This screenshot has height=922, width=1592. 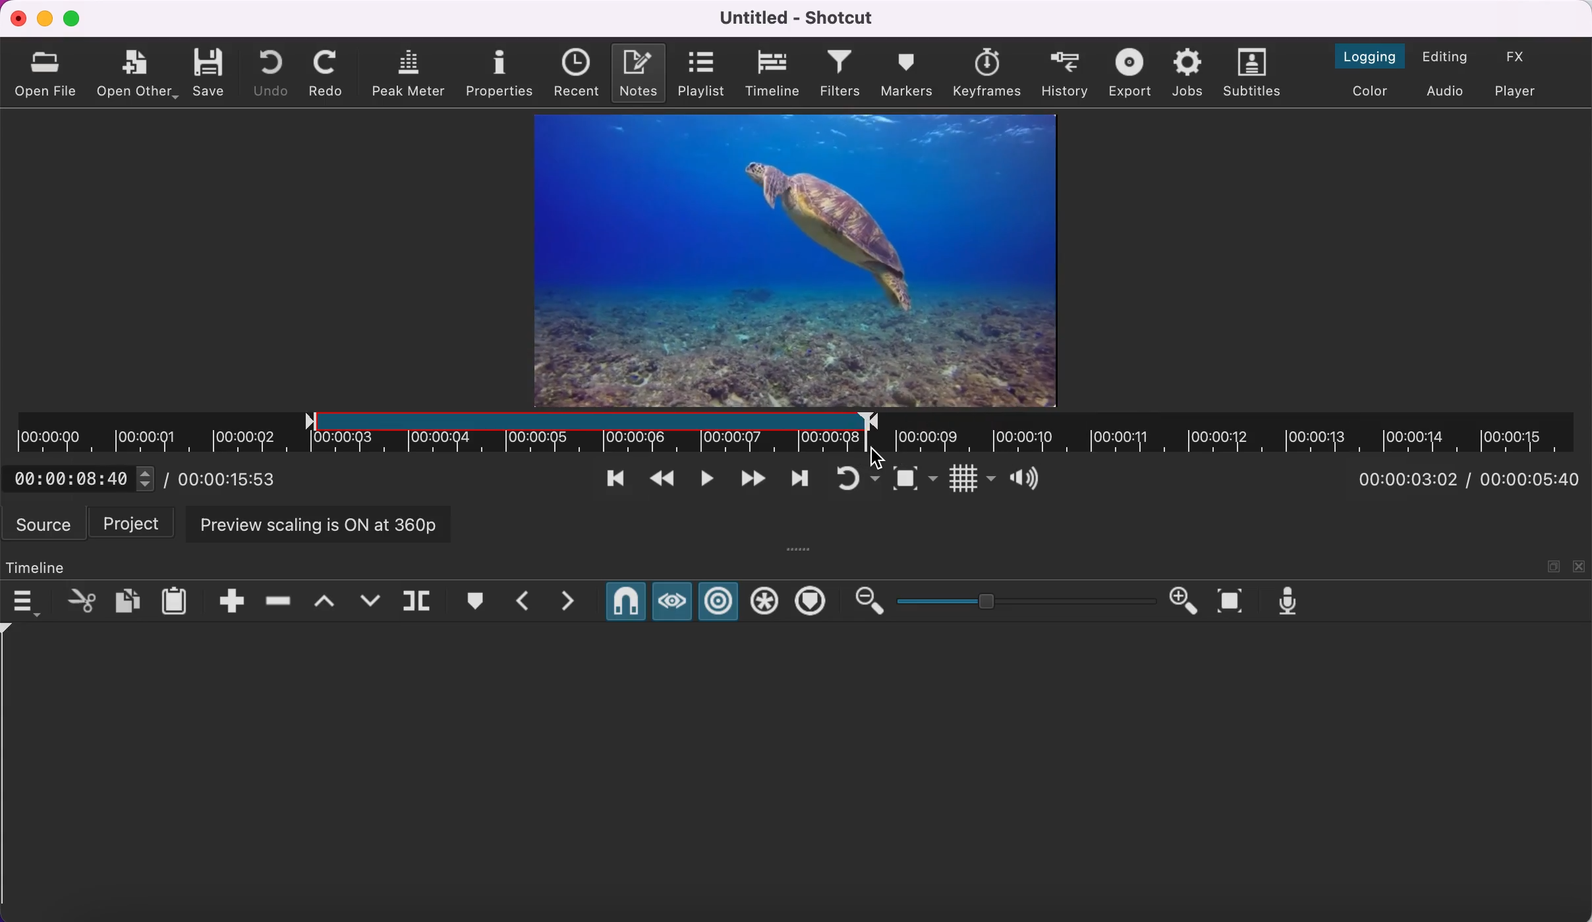 What do you see at coordinates (408, 72) in the screenshot?
I see `peak meter` at bounding box center [408, 72].